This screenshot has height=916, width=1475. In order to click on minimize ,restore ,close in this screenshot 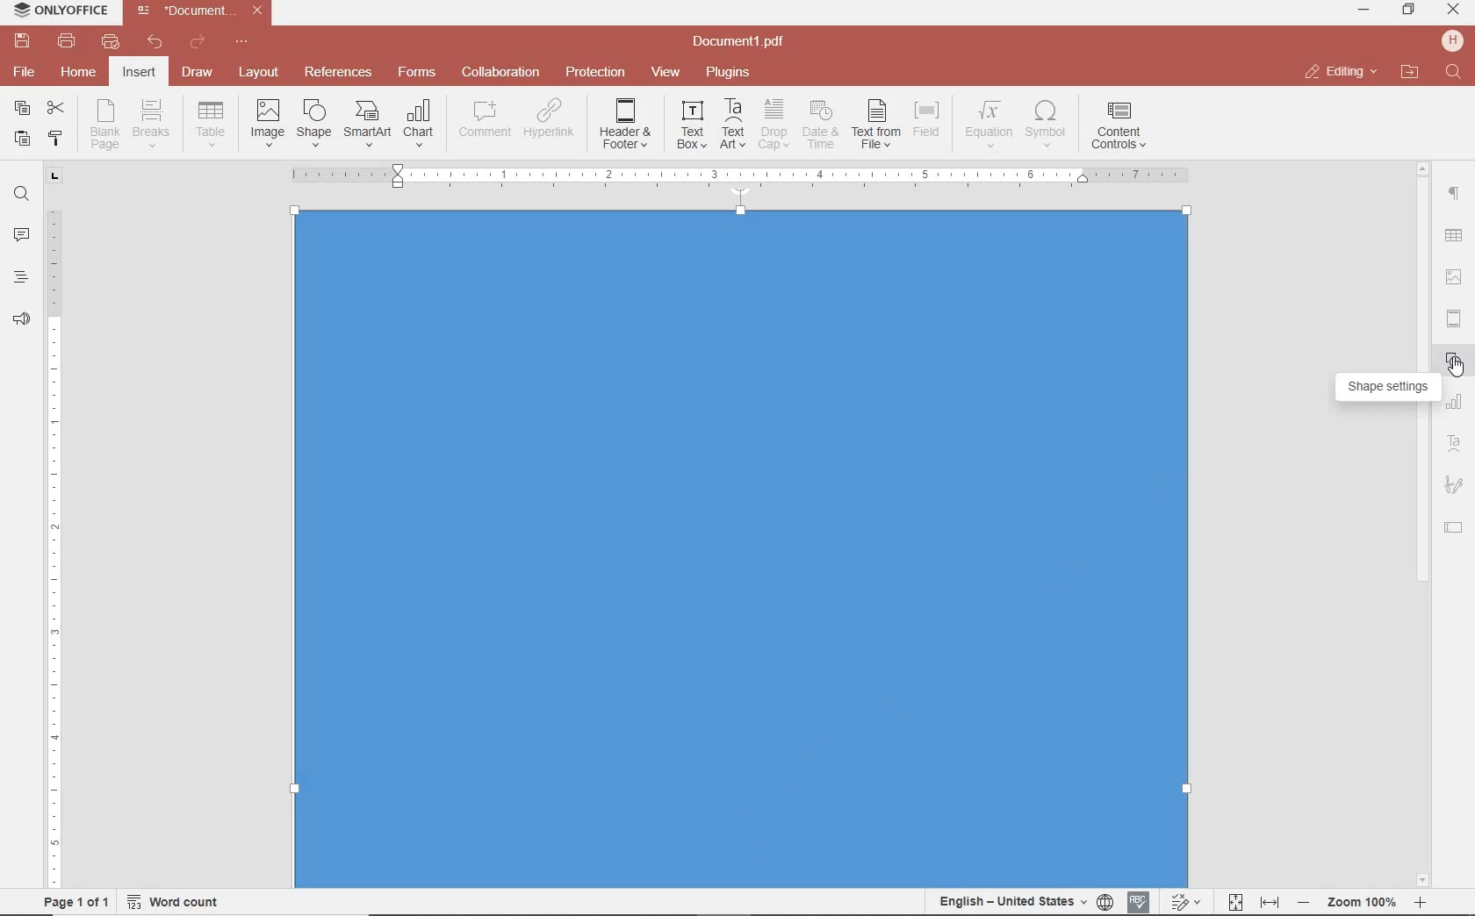, I will do `click(1457, 11)`.